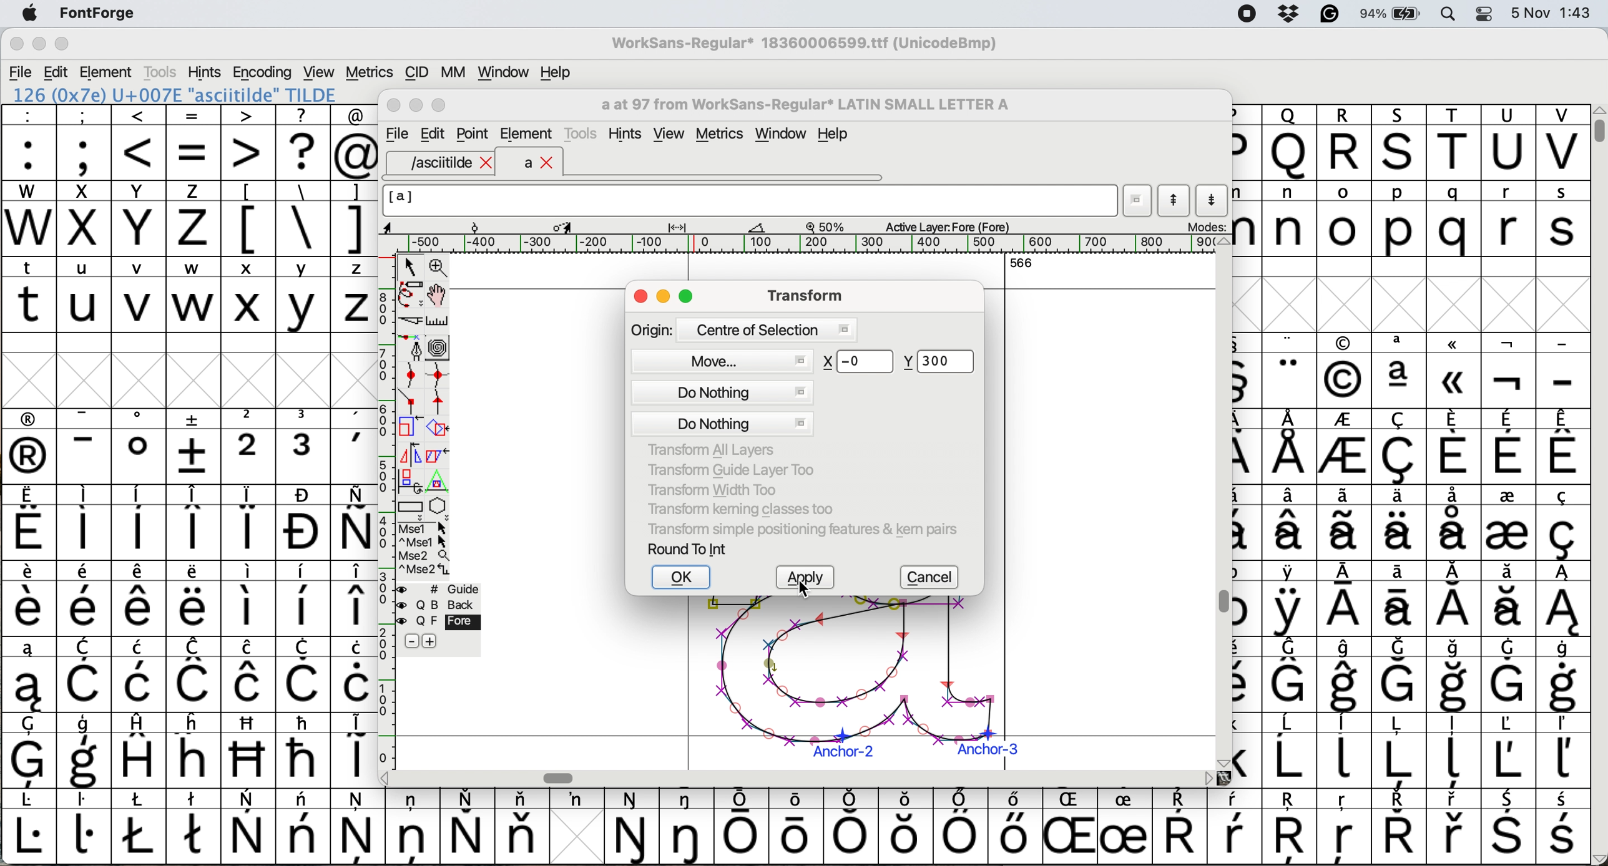  What do you see at coordinates (27, 675) in the screenshot?
I see `symbol` at bounding box center [27, 675].